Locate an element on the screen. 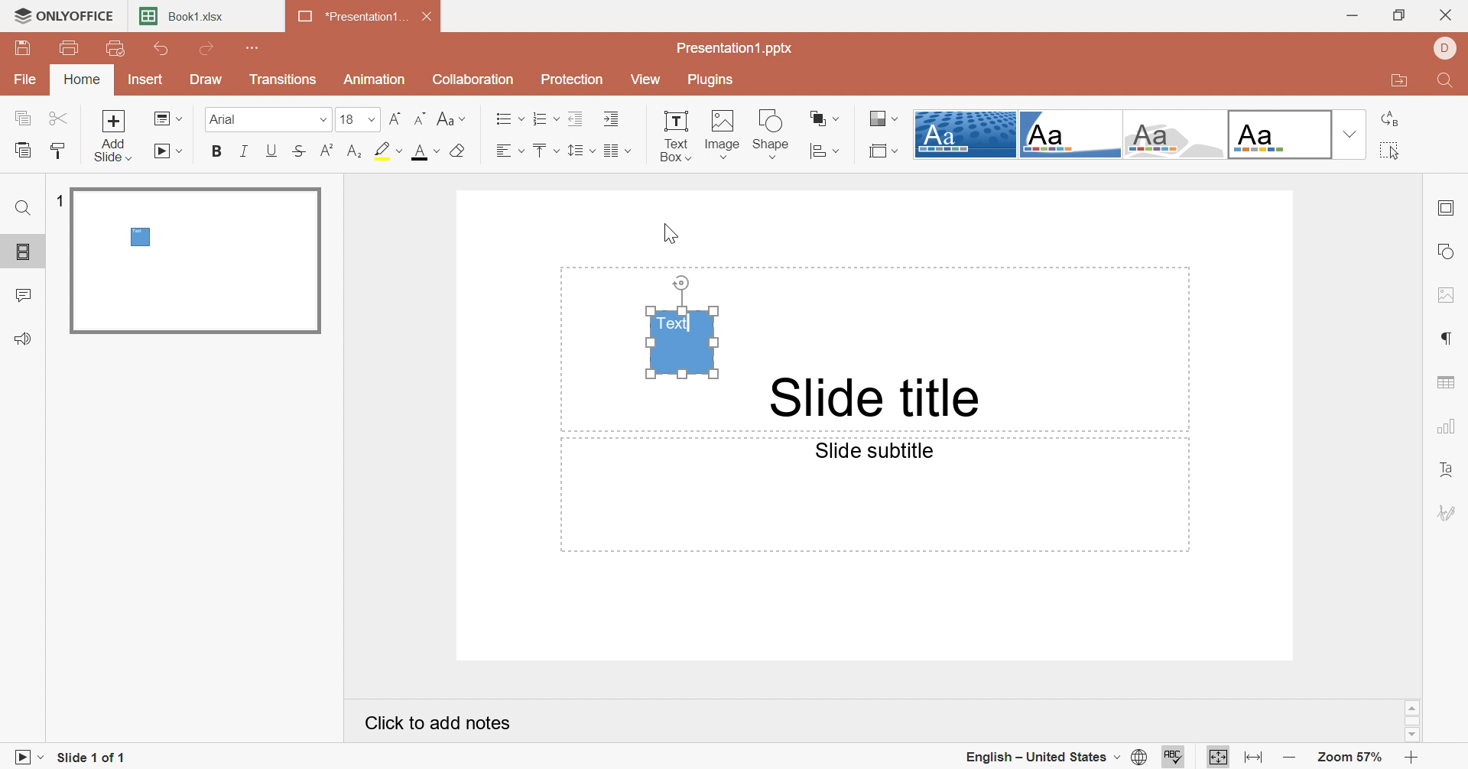 This screenshot has width=1468, height=769. Slide settings is located at coordinates (1449, 208).